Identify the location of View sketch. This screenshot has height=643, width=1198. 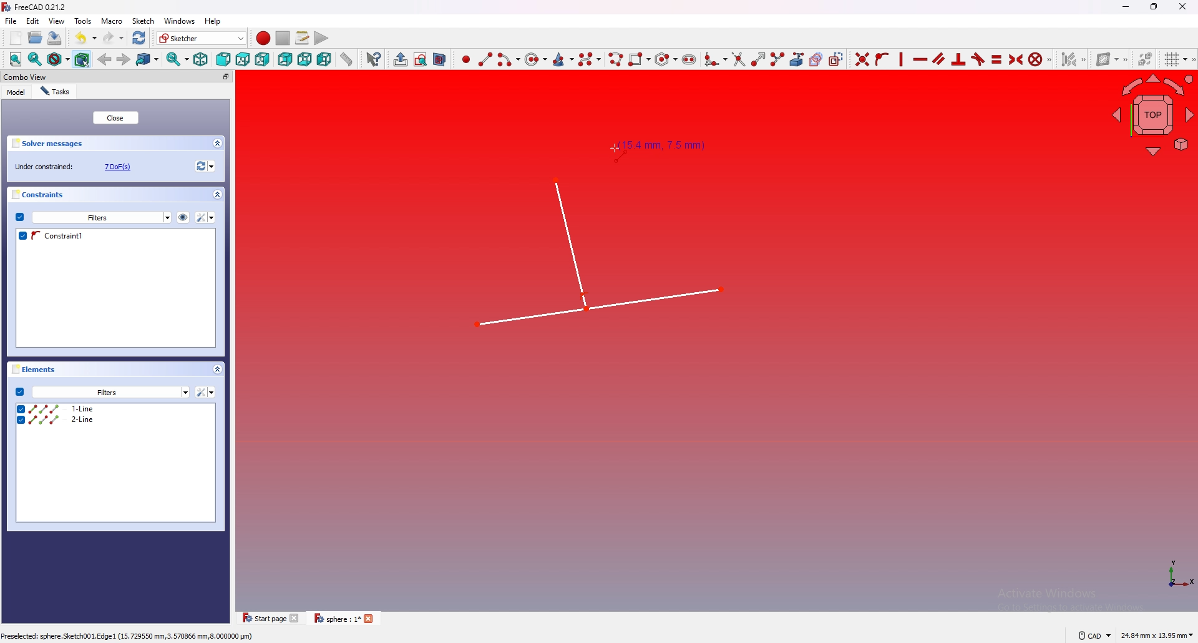
(420, 59).